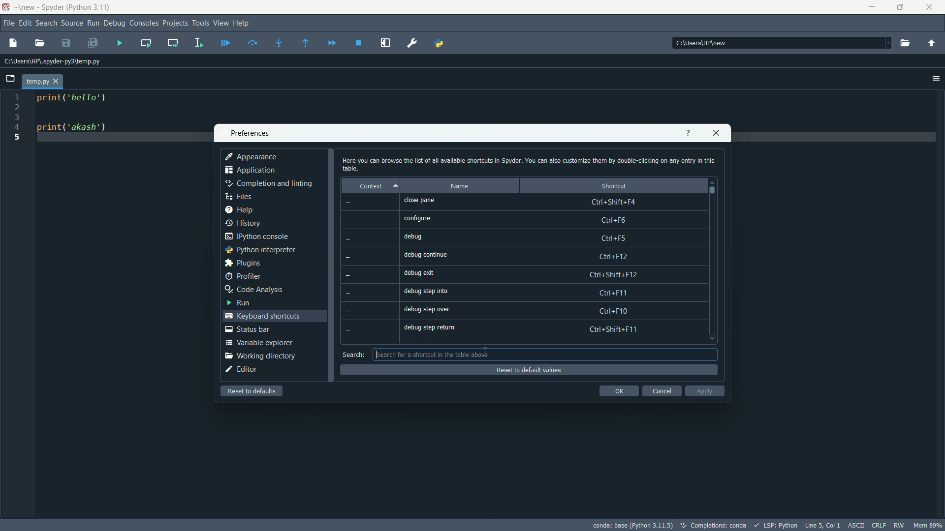 The height and width of the screenshot is (531, 945). What do you see at coordinates (712, 526) in the screenshot?
I see `completions:conda` at bounding box center [712, 526].